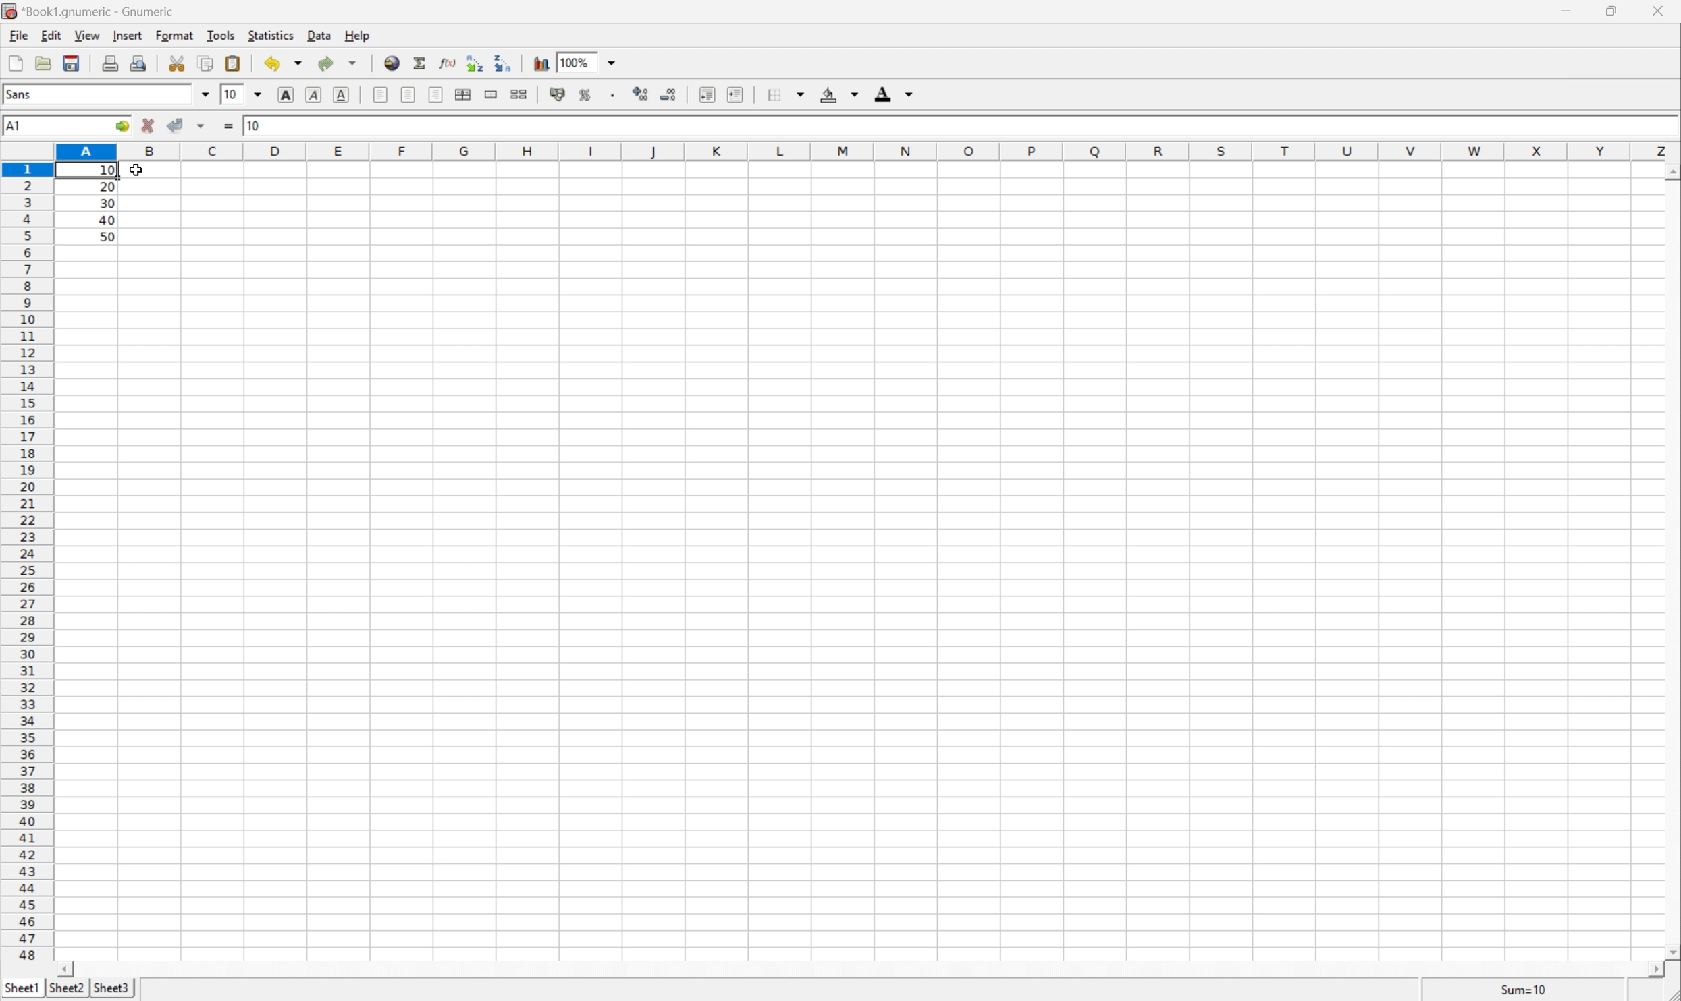 The height and width of the screenshot is (1001, 1681). I want to click on Scroll Left, so click(68, 970).